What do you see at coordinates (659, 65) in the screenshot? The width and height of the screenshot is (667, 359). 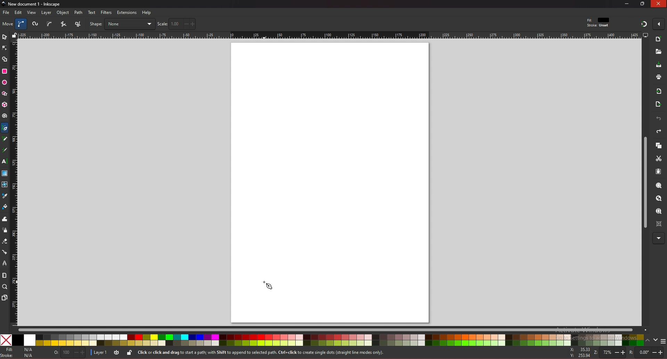 I see `save` at bounding box center [659, 65].